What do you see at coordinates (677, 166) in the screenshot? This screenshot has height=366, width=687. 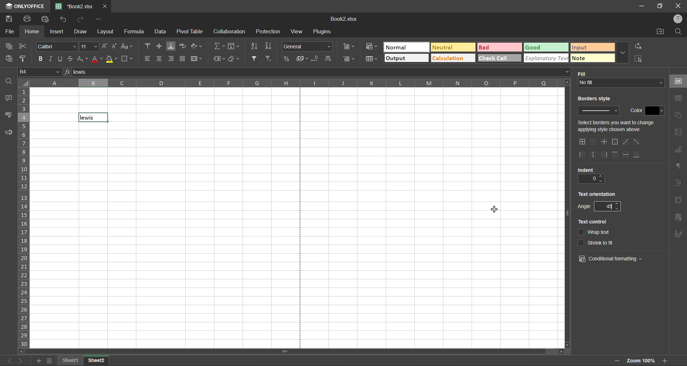 I see `paragraph` at bounding box center [677, 166].